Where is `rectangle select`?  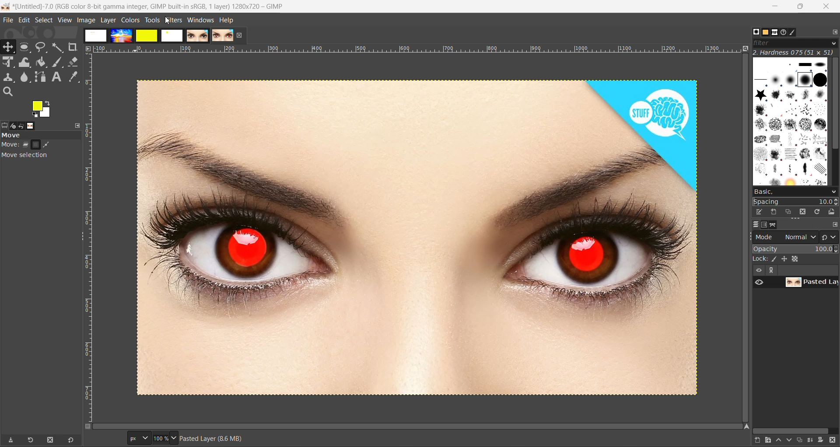
rectangle select is located at coordinates (26, 47).